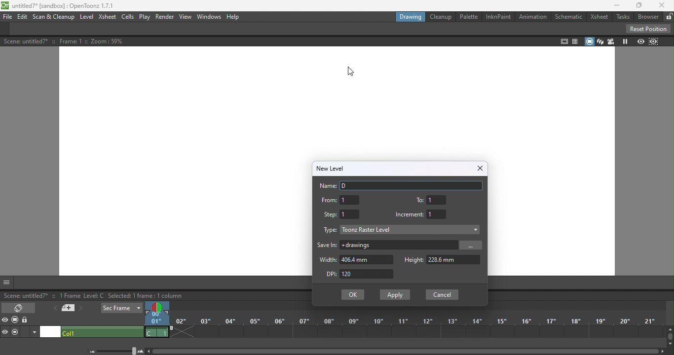 Image resolution: width=674 pixels, height=355 pixels. Describe the element at coordinates (355, 260) in the screenshot. I see `Width` at that location.